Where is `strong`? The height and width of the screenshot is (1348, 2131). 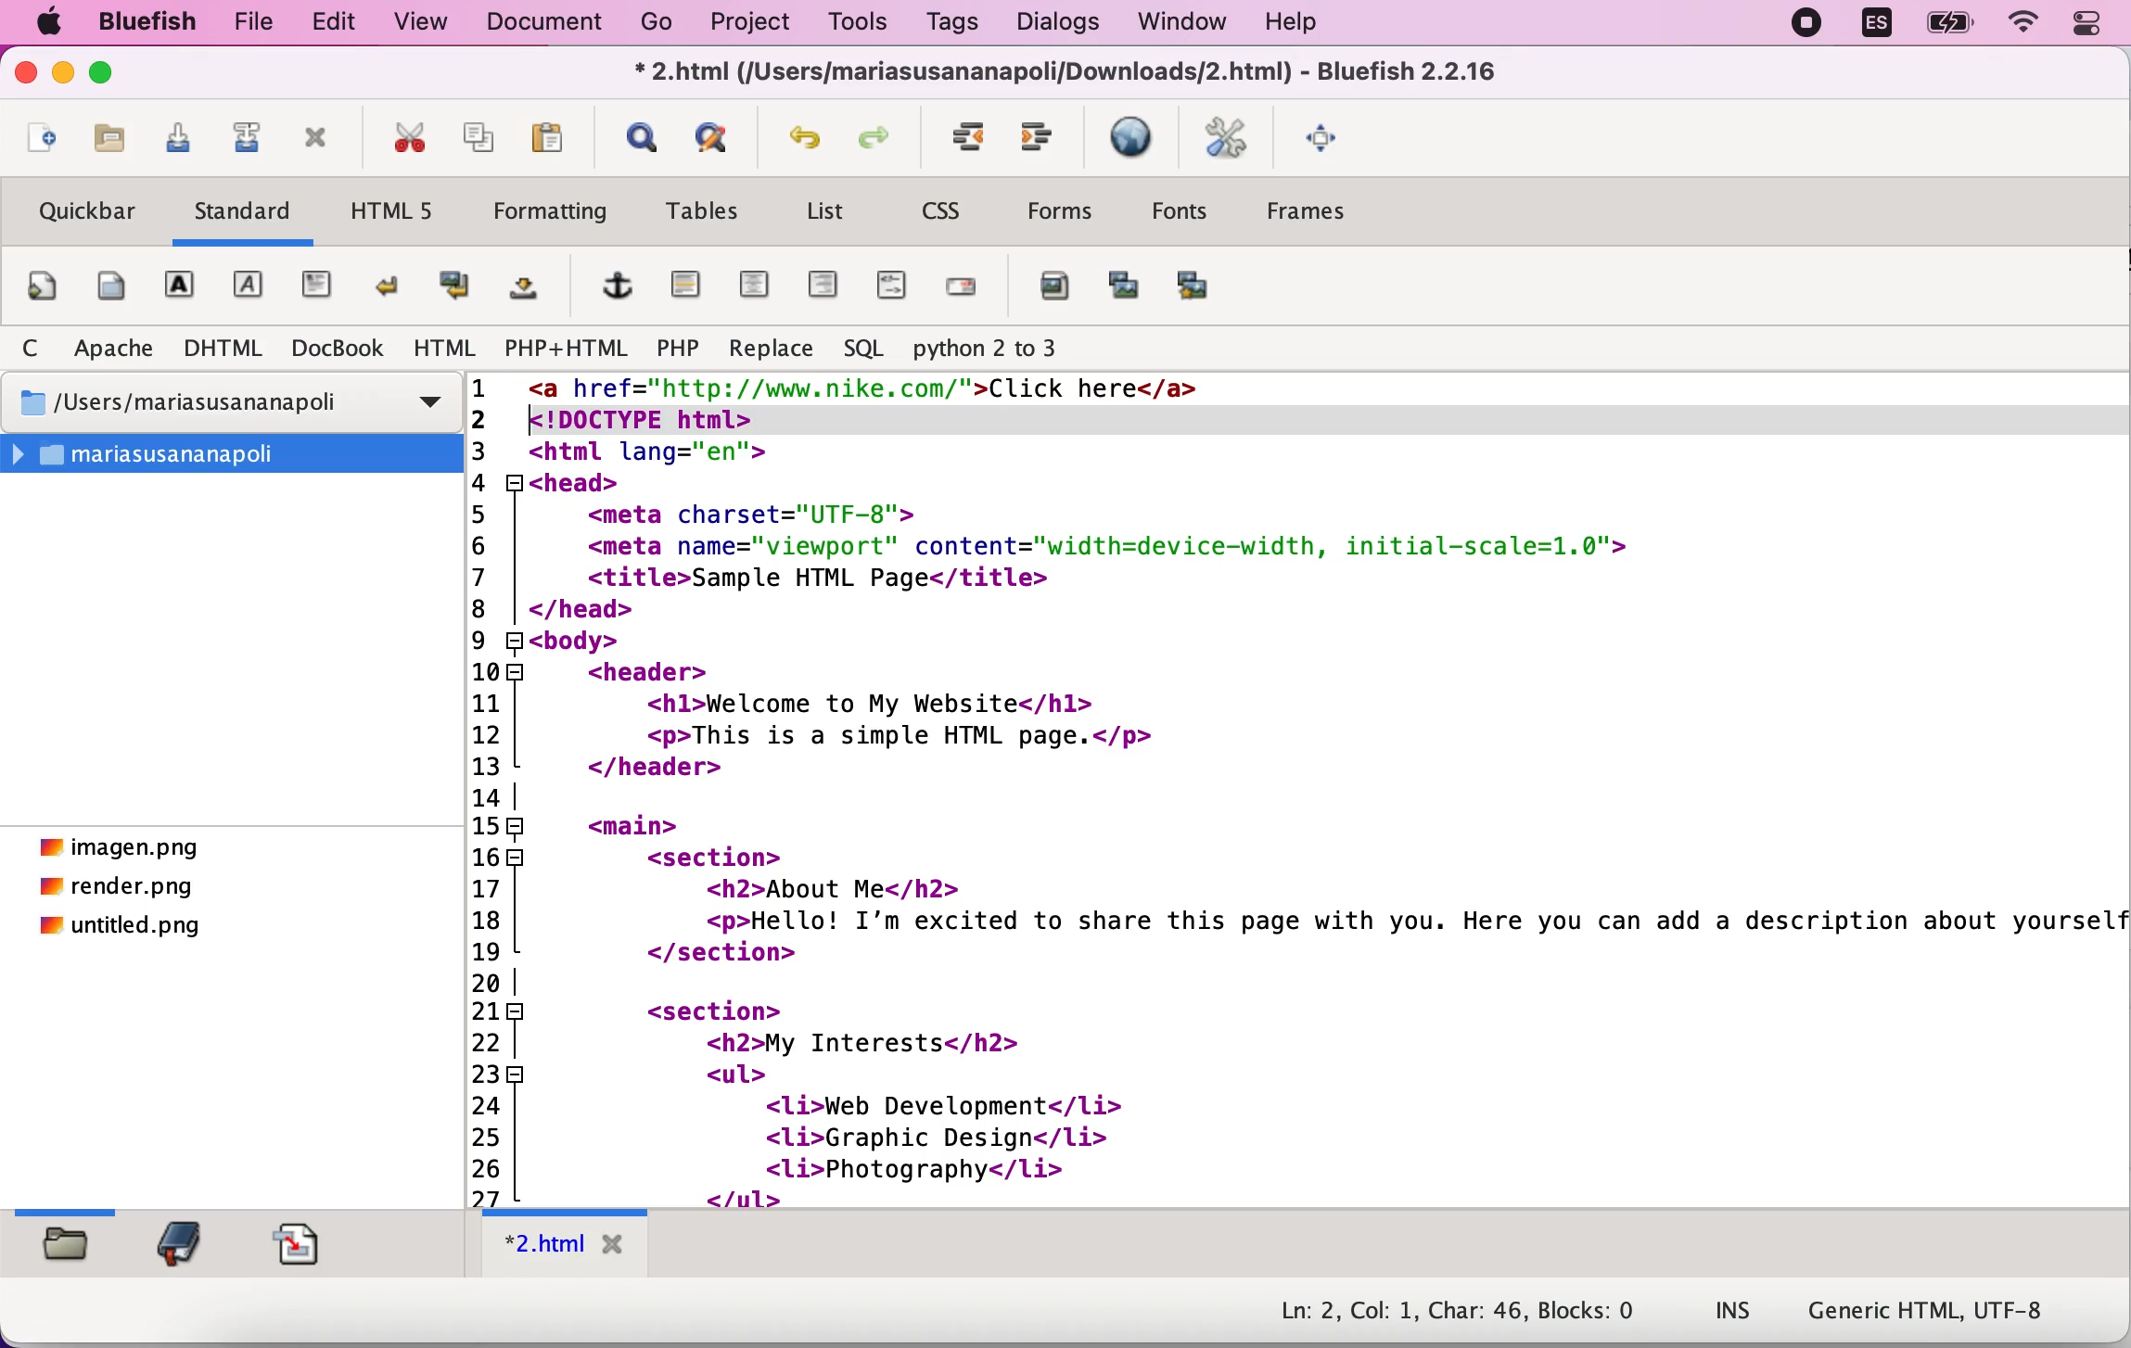
strong is located at coordinates (181, 288).